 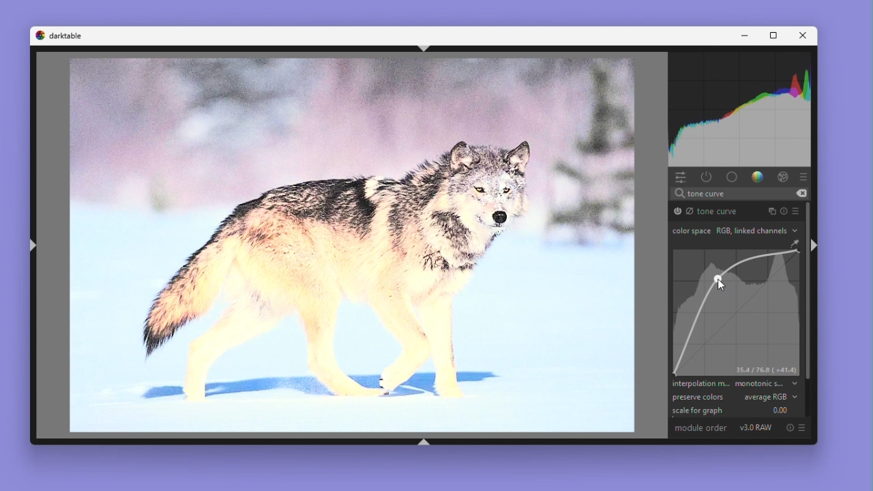 What do you see at coordinates (681, 177) in the screenshot?
I see `Quick access panel` at bounding box center [681, 177].